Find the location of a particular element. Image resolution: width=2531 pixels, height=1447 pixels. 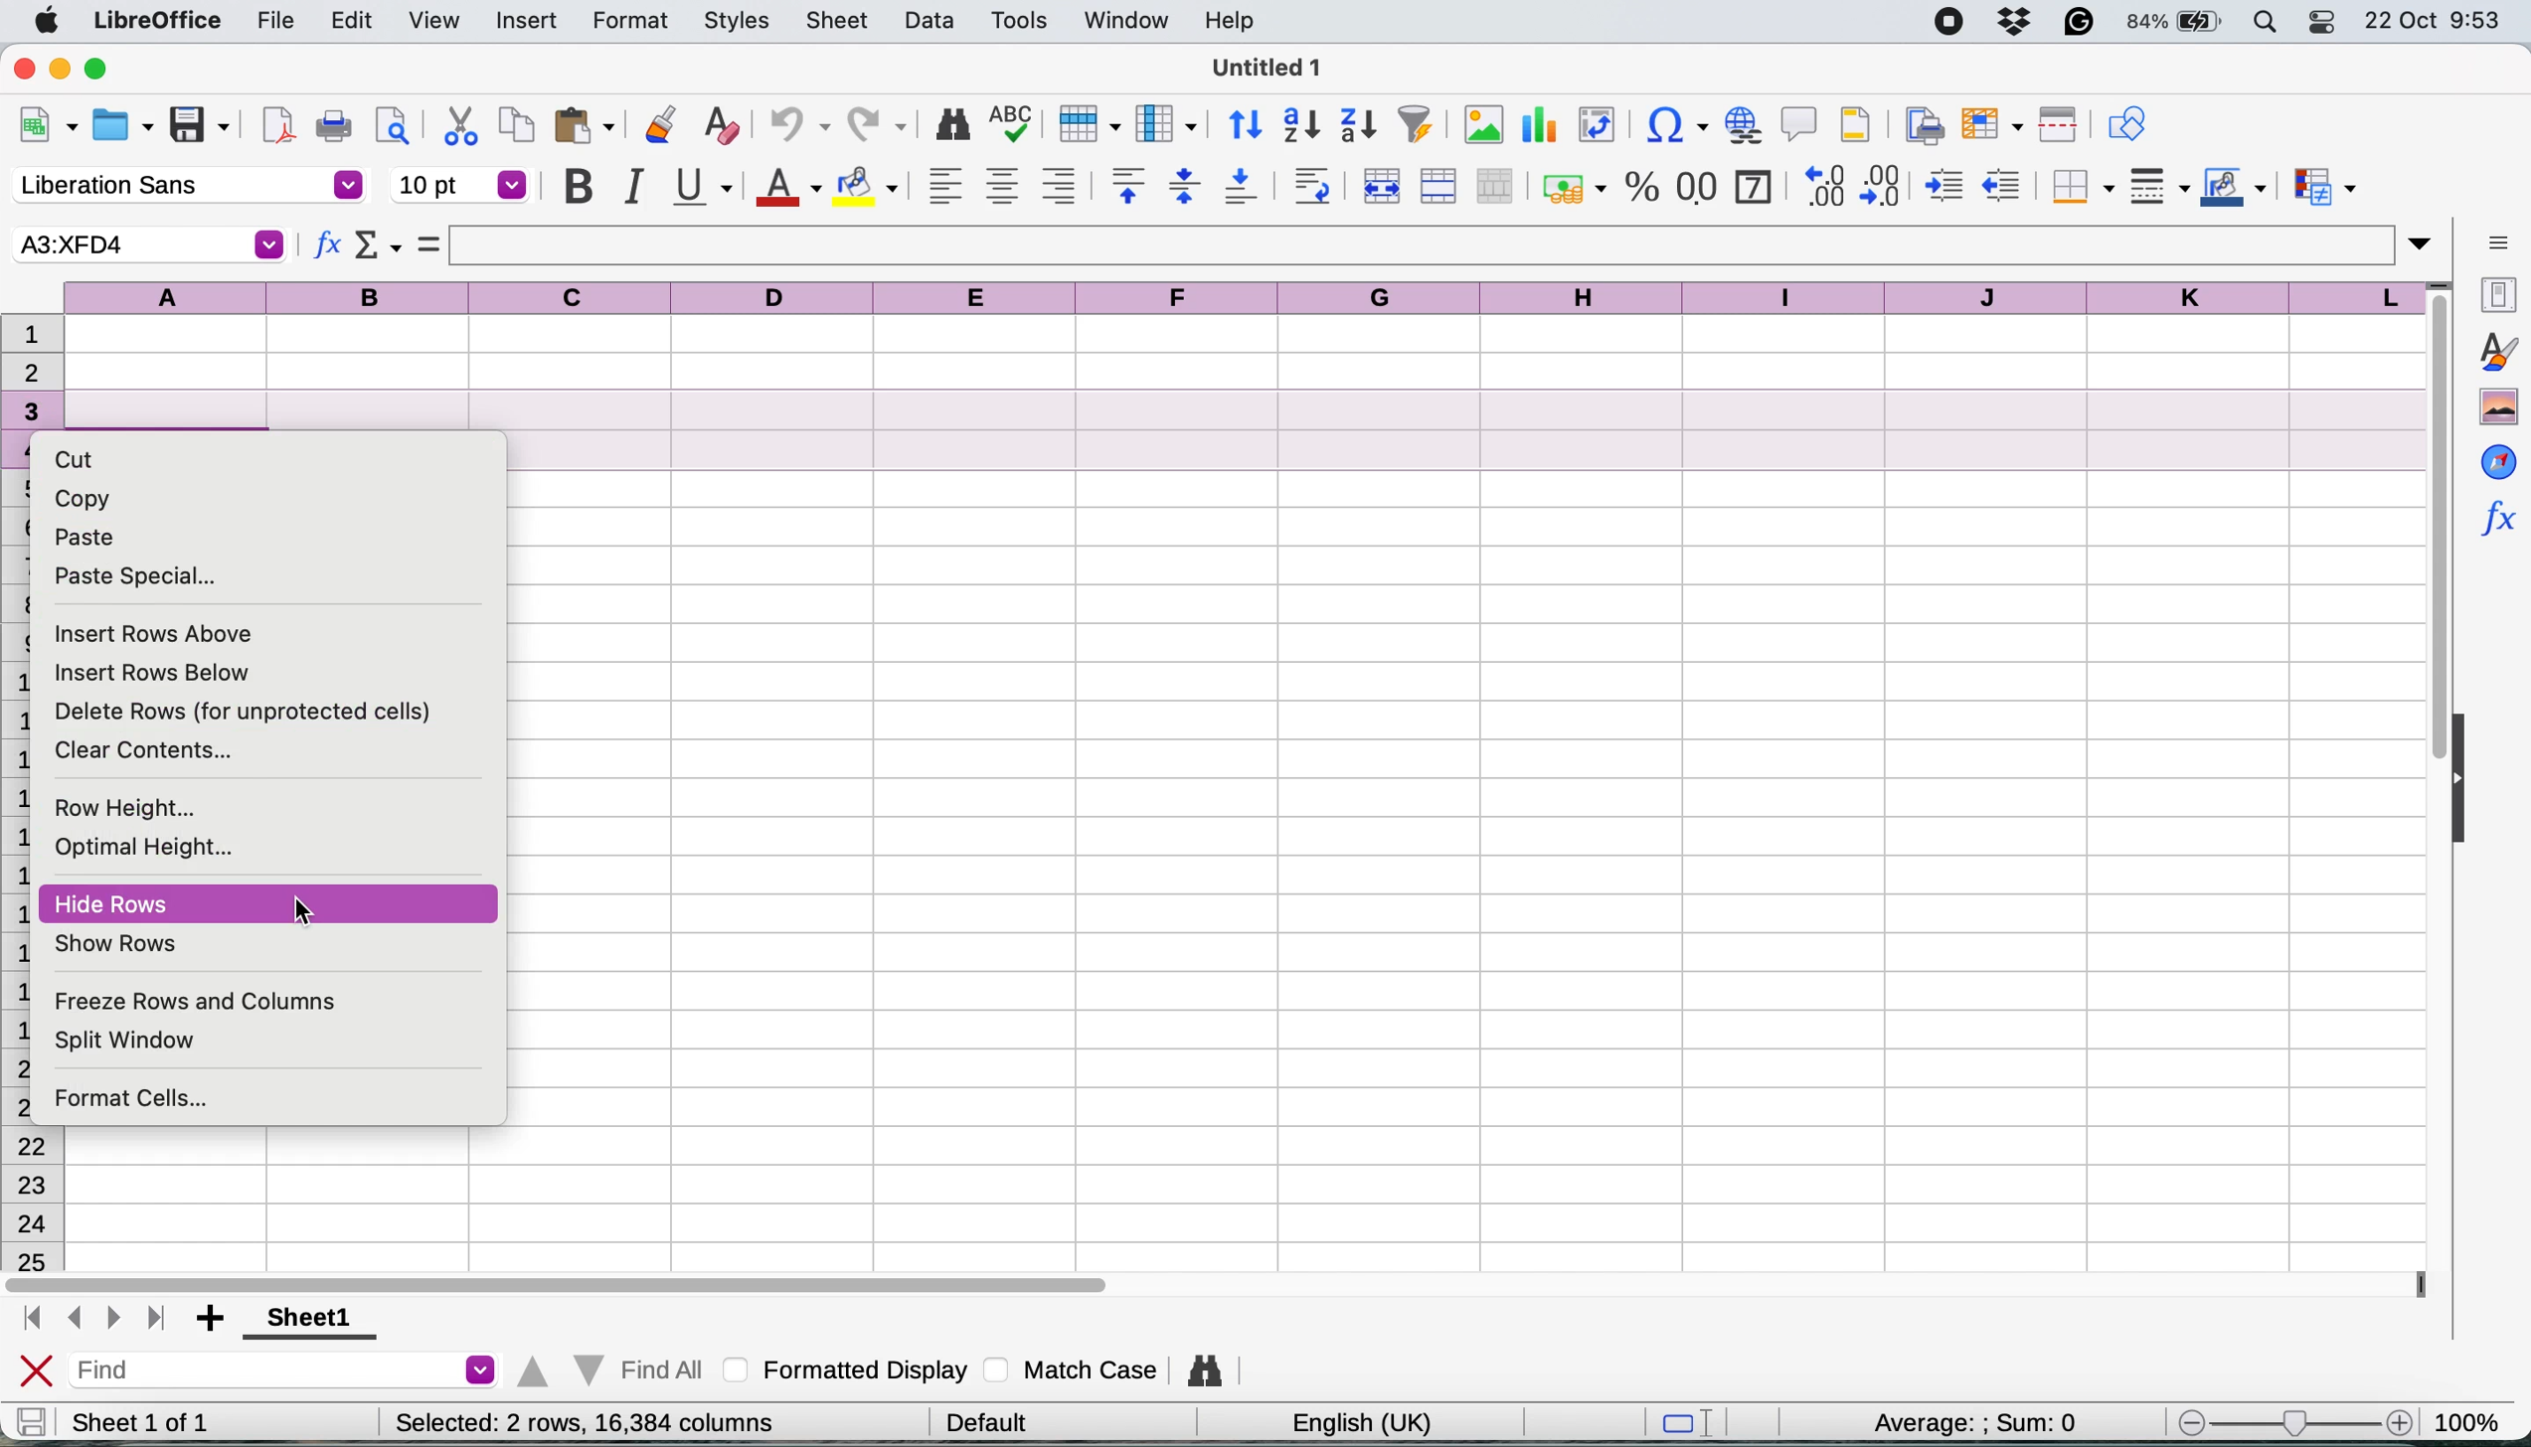

split window is located at coordinates (2054, 125).